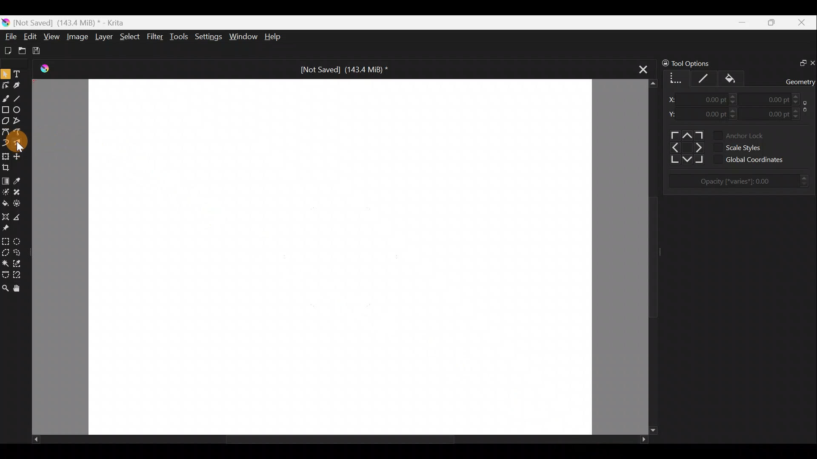 This screenshot has height=459, width=817. I want to click on Polyline, so click(17, 121).